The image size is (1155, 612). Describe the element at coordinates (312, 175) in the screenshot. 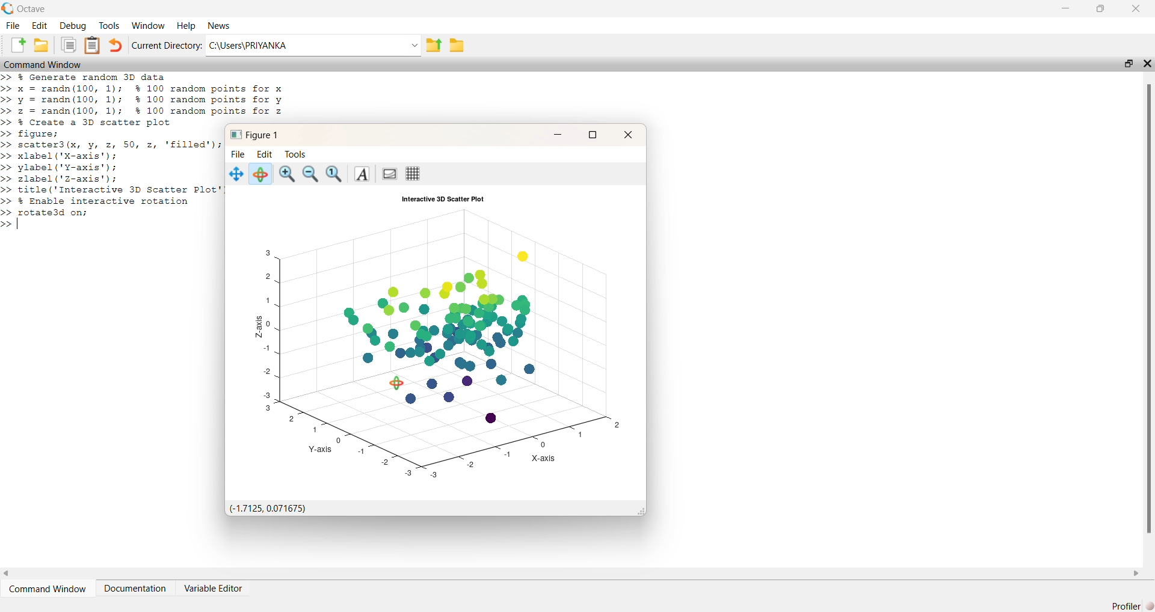

I see `zoom out` at that location.